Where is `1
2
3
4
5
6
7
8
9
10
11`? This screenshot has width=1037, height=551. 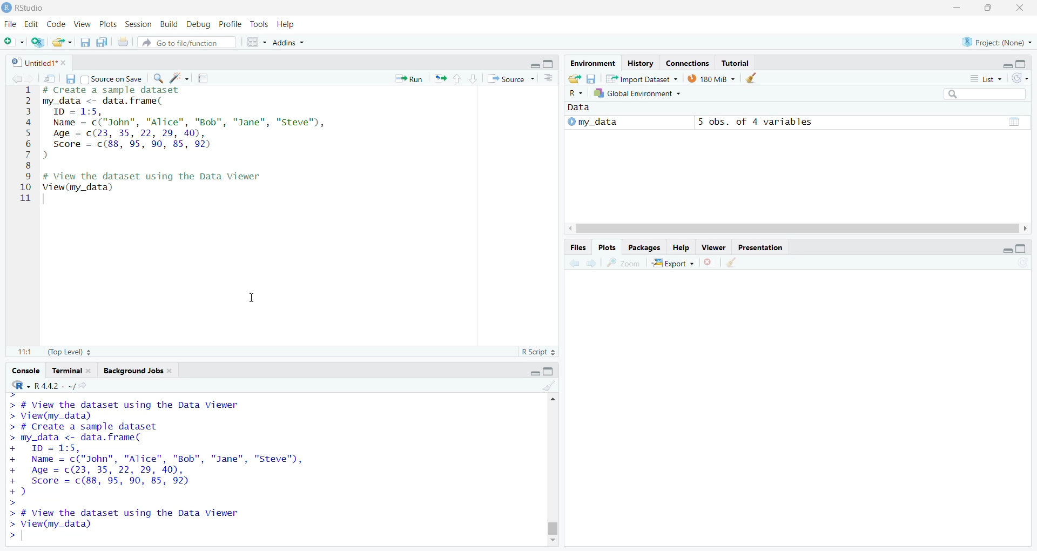 1
2
3
4
5
6
7
8
9
10
11 is located at coordinates (29, 146).